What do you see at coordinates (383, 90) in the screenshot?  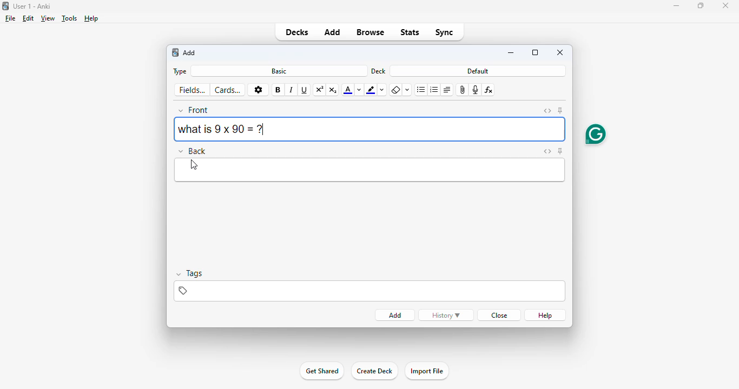 I see `change color` at bounding box center [383, 90].